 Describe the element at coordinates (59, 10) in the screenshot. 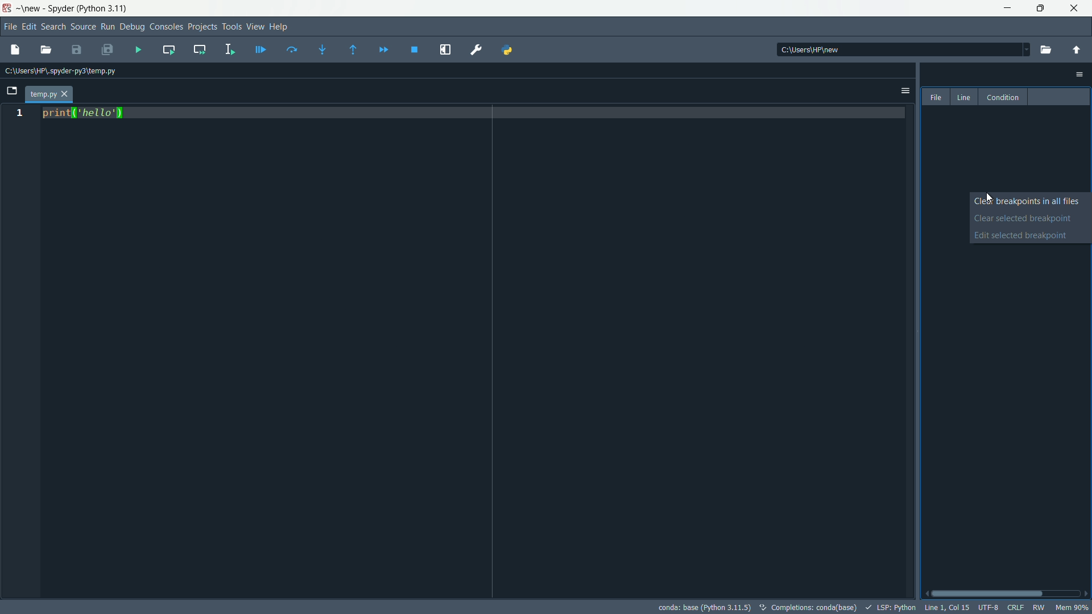

I see `Spyder` at that location.